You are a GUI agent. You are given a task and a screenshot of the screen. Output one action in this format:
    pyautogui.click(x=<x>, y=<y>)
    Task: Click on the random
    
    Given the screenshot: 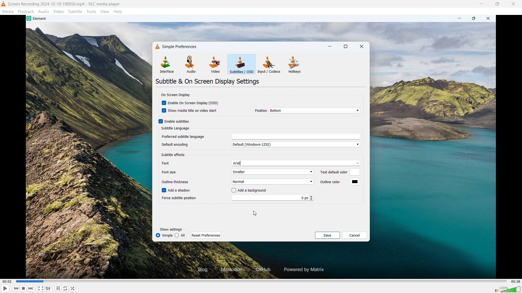 What is the action you would take?
    pyautogui.click(x=73, y=288)
    